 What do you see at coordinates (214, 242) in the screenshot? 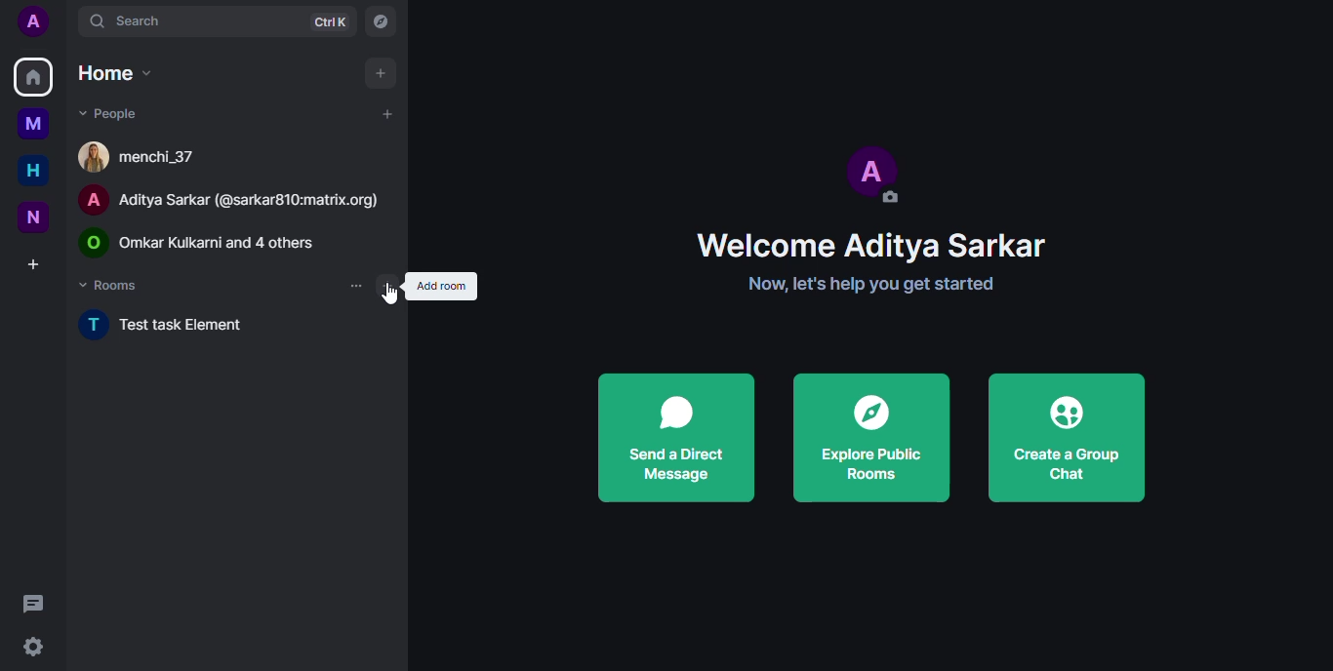
I see `© Omar Kulkarni and 4 others` at bounding box center [214, 242].